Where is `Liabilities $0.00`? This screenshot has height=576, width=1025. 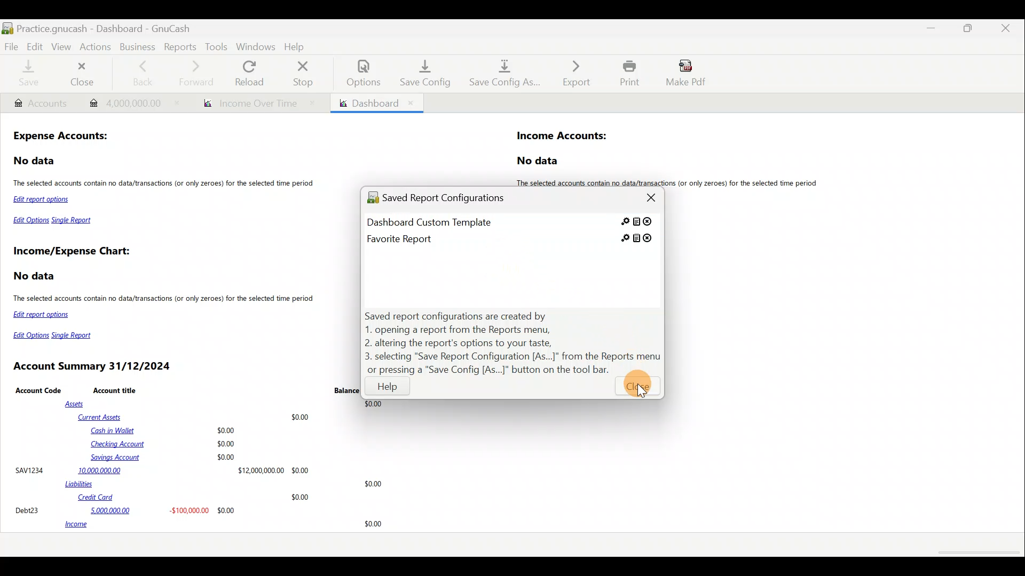 Liabilities $0.00 is located at coordinates (226, 484).